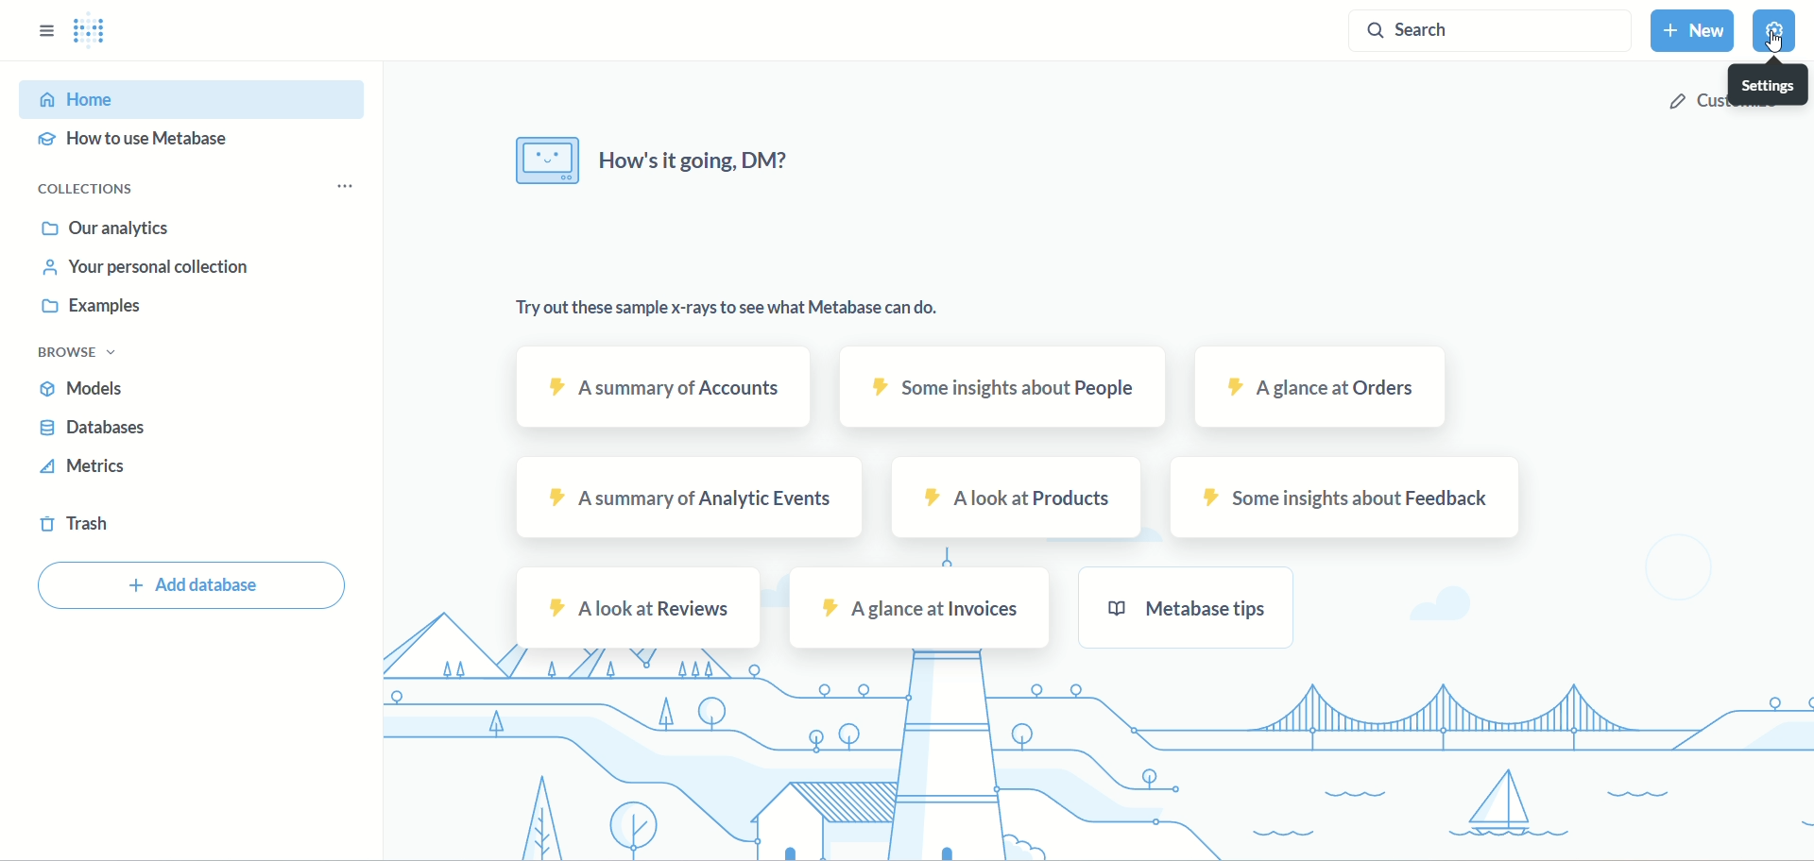  I want to click on reviews, so click(640, 609).